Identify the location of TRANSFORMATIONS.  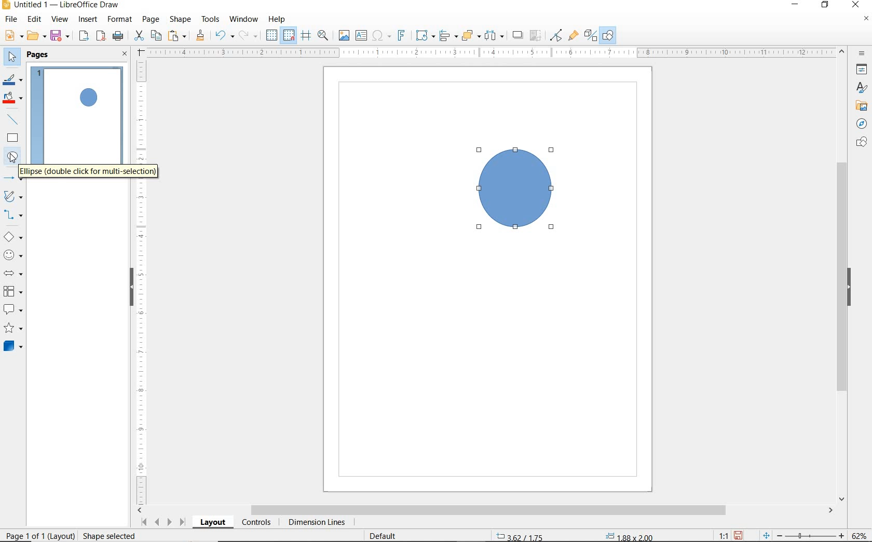
(424, 35).